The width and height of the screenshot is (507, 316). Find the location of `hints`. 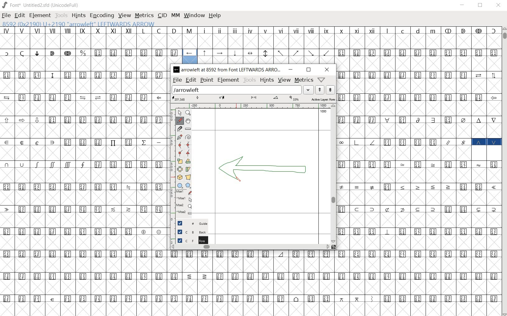

hints is located at coordinates (78, 16).